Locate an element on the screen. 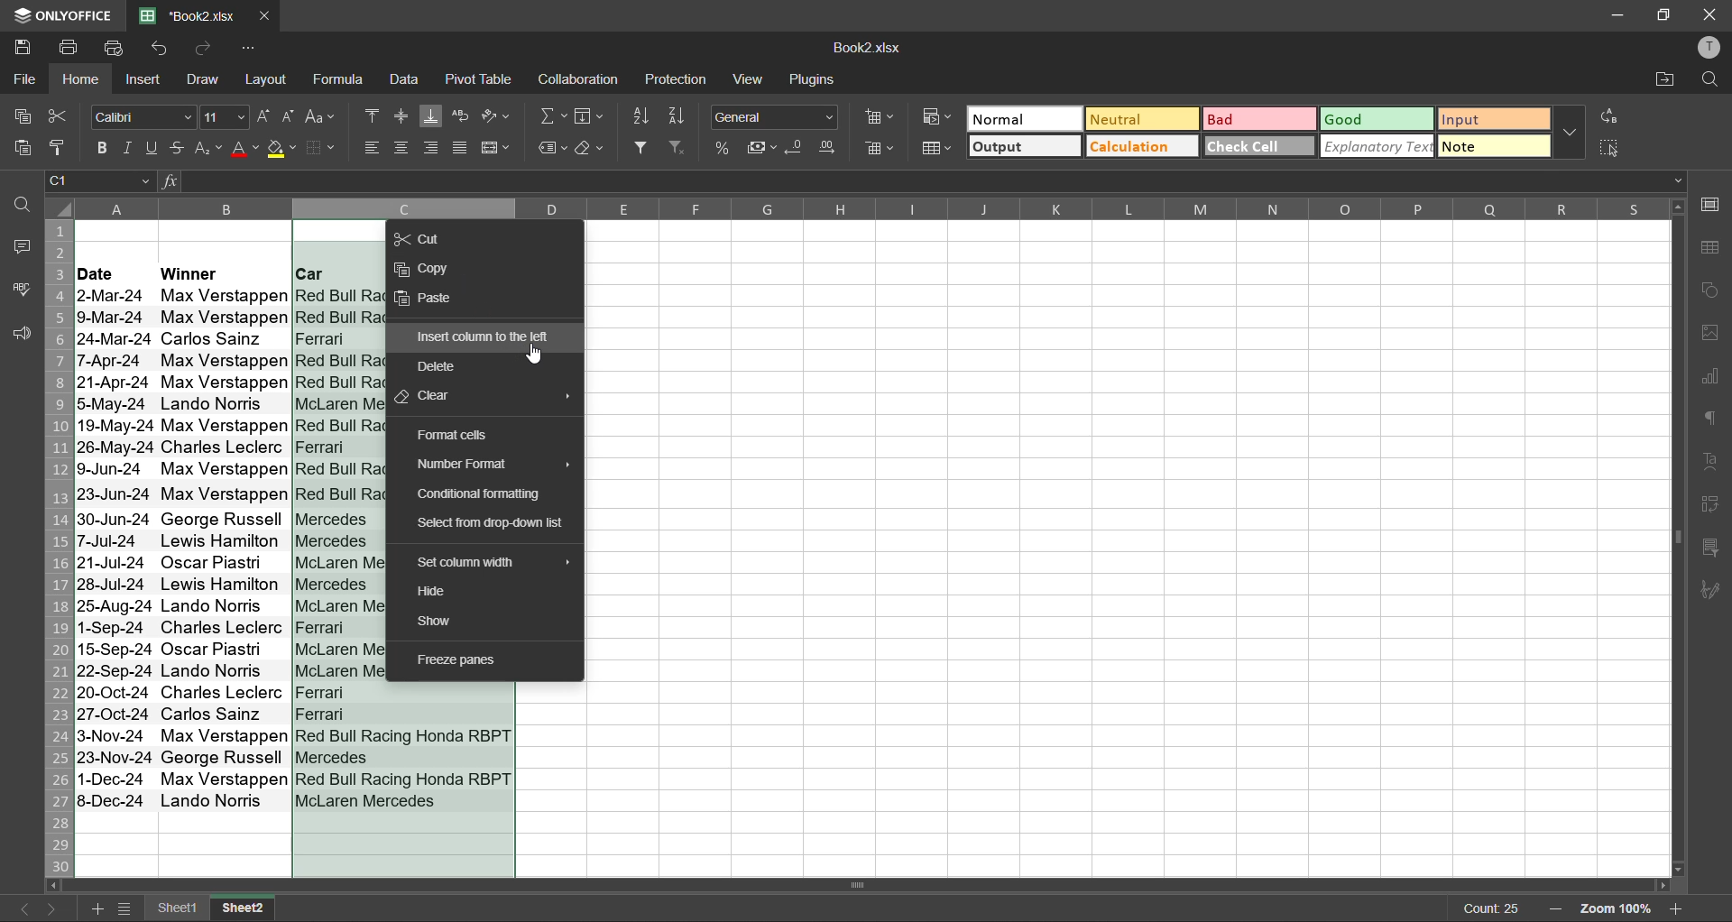 Image resolution: width=1732 pixels, height=922 pixels. good is located at coordinates (1377, 121).